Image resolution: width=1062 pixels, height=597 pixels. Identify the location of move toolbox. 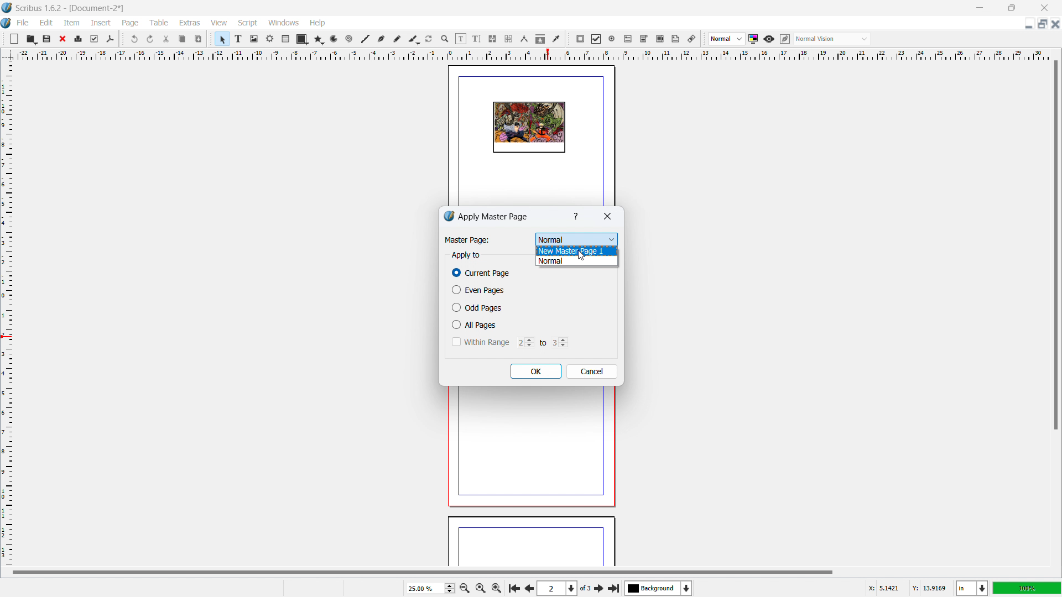
(211, 38).